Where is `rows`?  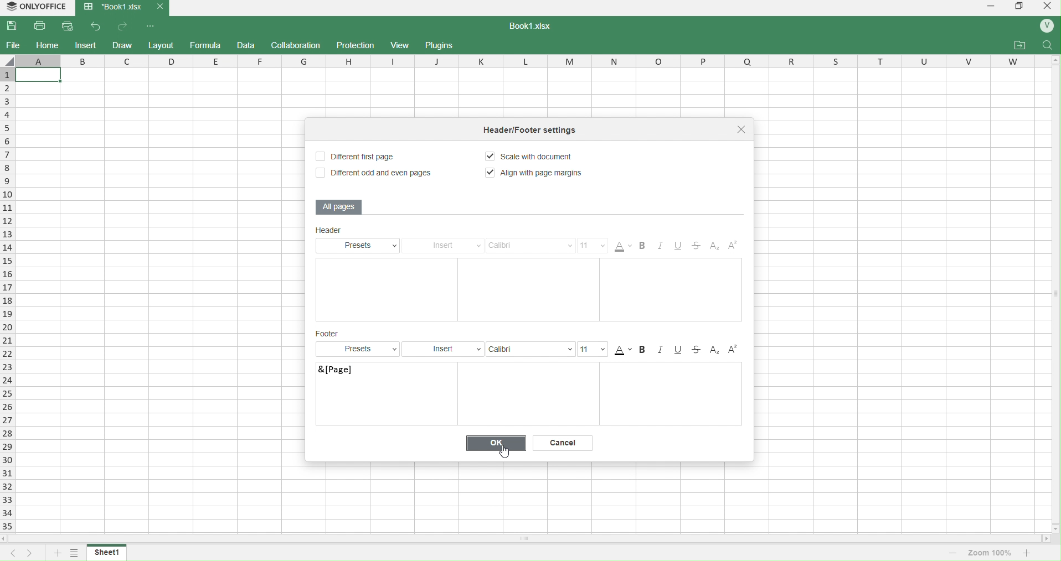
rows is located at coordinates (7, 300).